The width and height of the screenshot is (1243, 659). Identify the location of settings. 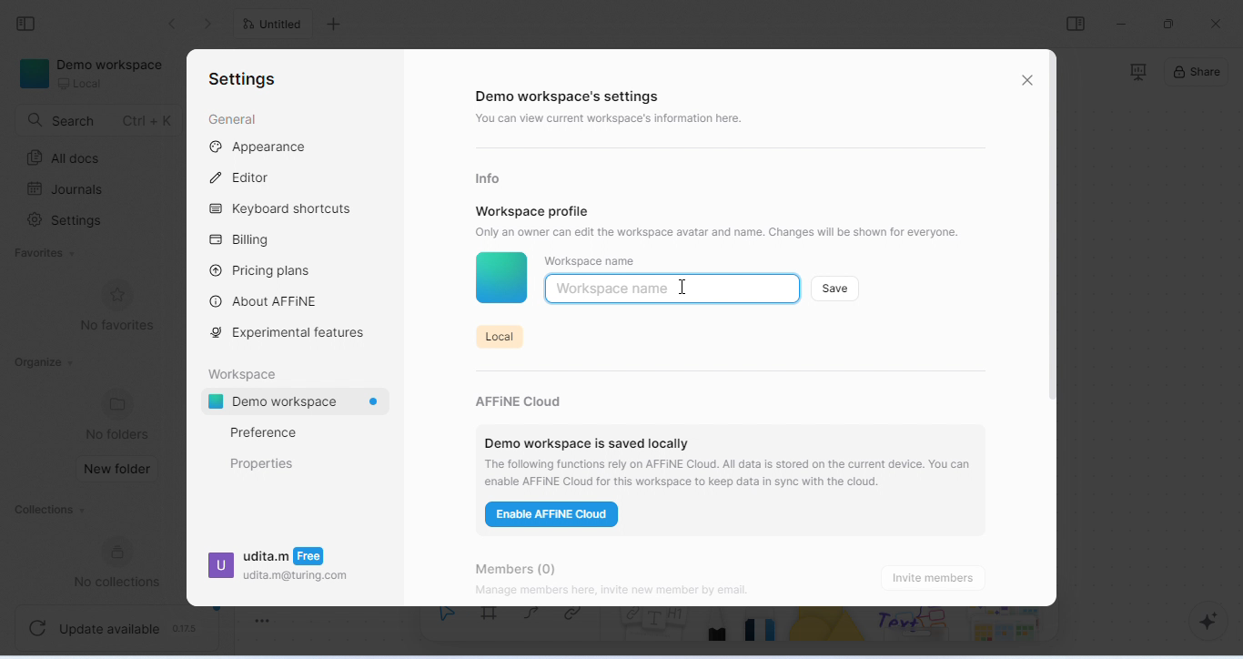
(68, 222).